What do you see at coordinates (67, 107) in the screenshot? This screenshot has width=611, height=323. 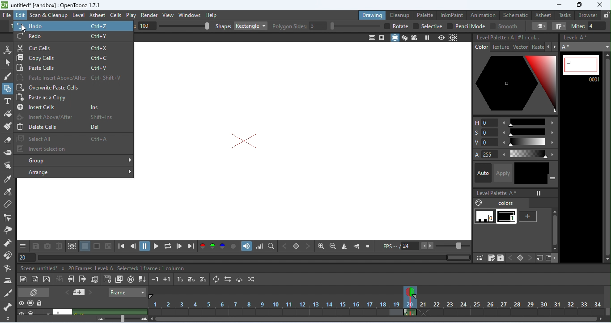 I see `insert cells` at bounding box center [67, 107].